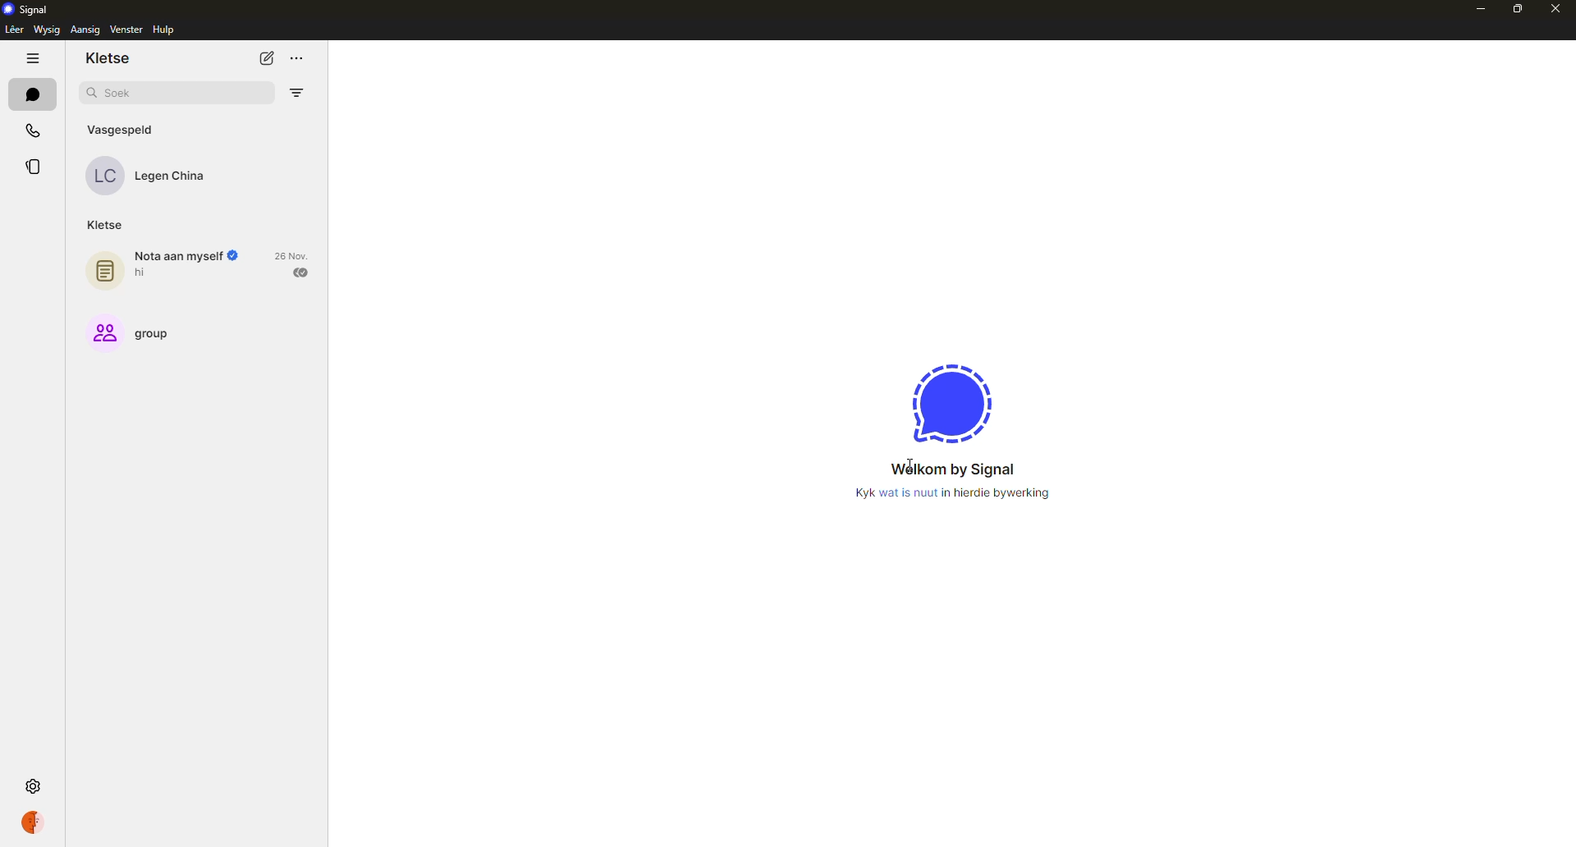 The image size is (1576, 847). I want to click on signal, so click(26, 8).